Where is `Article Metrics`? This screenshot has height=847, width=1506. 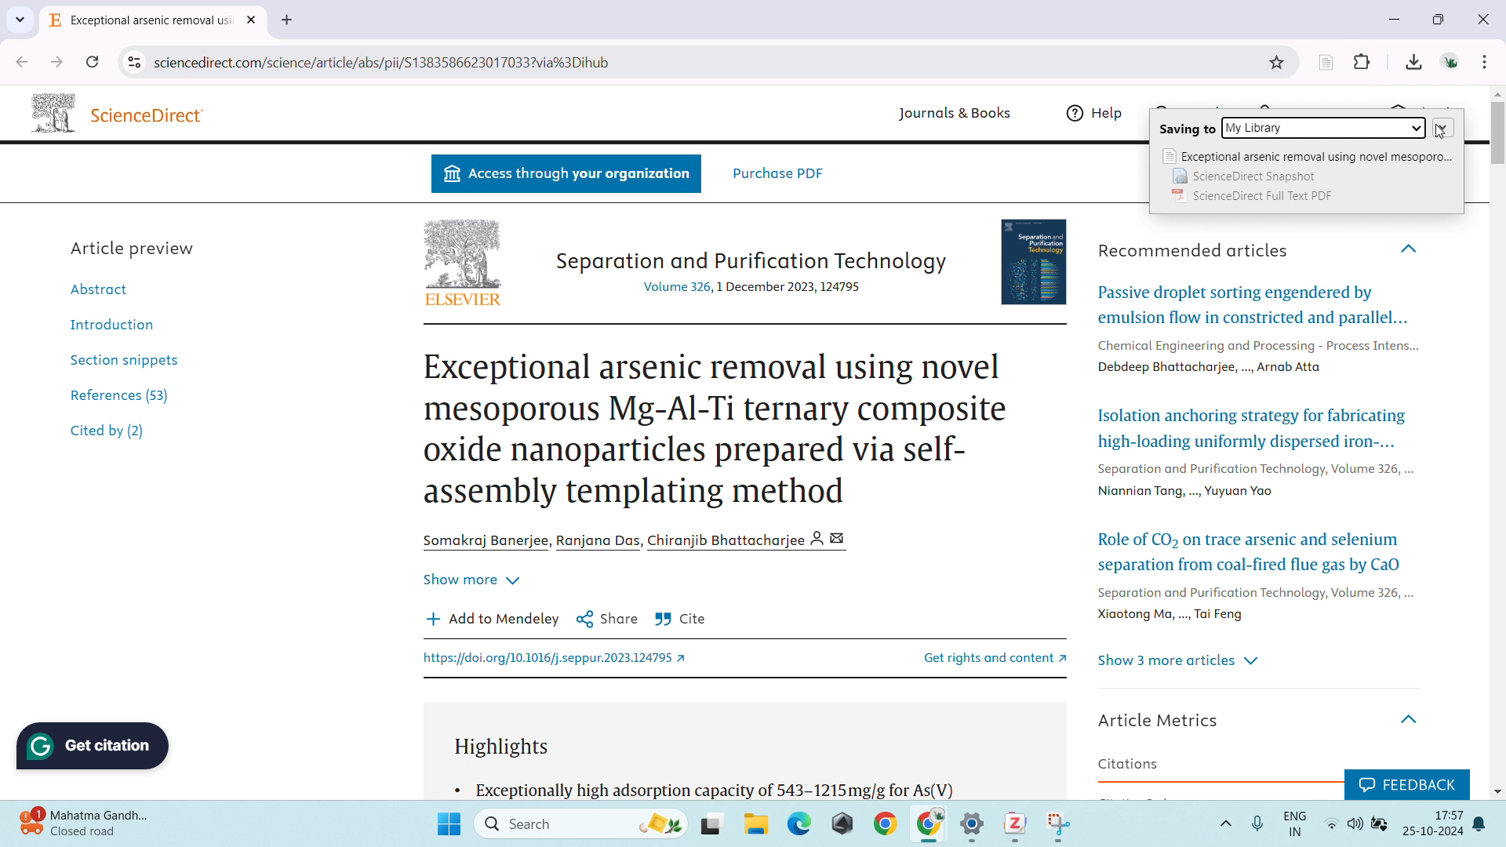
Article Metrics is located at coordinates (1163, 718).